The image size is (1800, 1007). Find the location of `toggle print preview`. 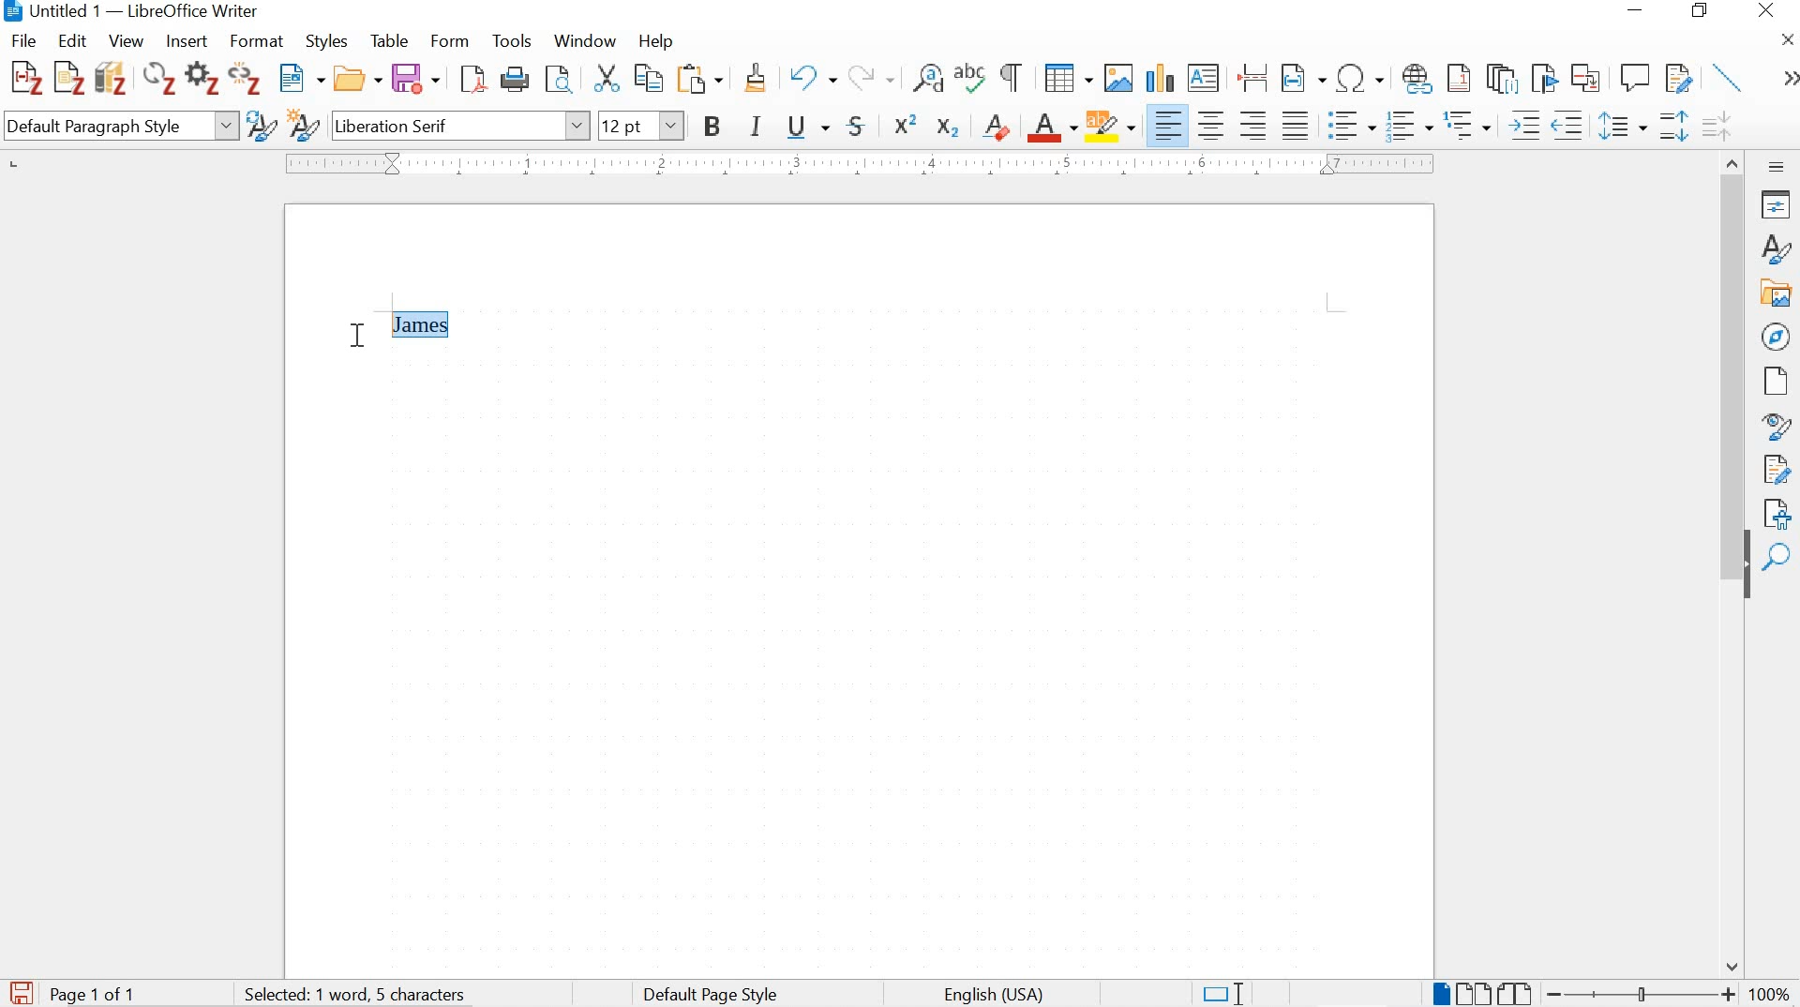

toggle print preview is located at coordinates (558, 82).